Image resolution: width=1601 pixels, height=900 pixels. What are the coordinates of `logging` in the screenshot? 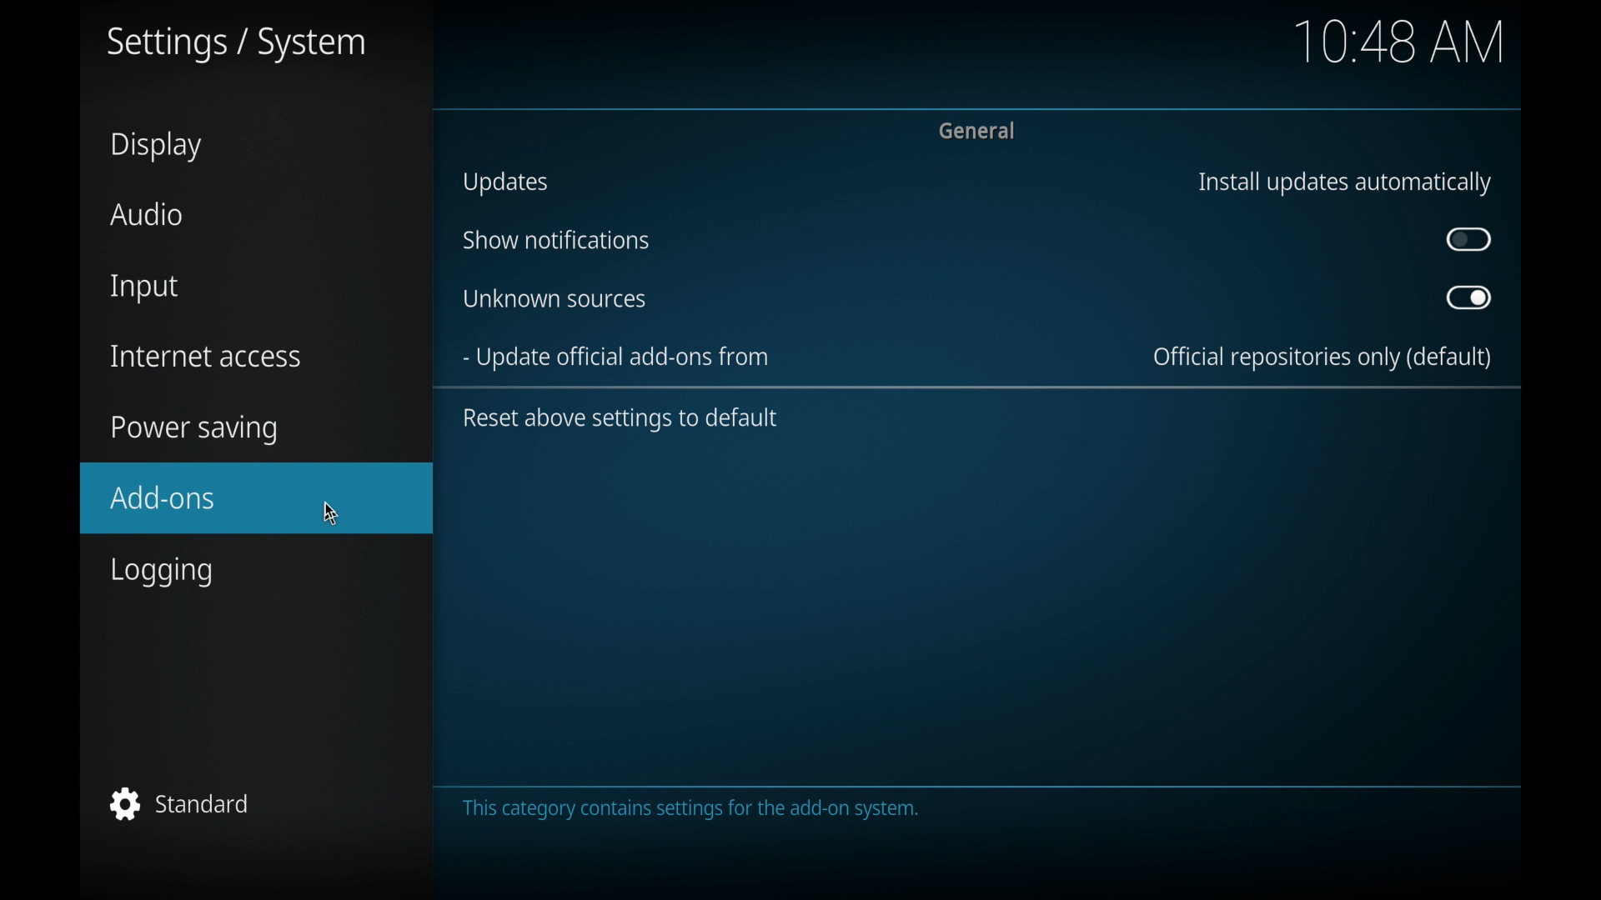 It's located at (161, 572).